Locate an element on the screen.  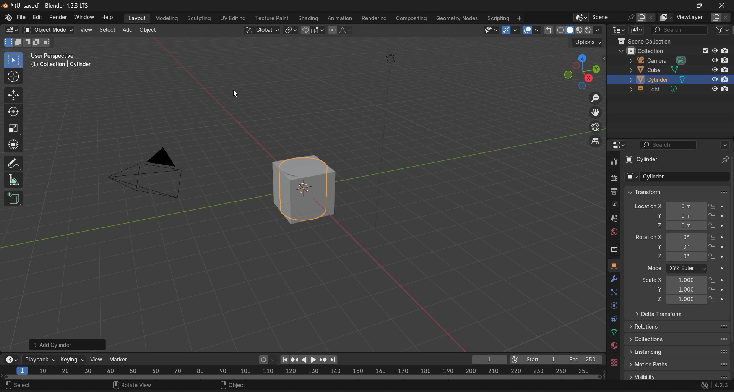
gizmos is located at coordinates (516, 30).